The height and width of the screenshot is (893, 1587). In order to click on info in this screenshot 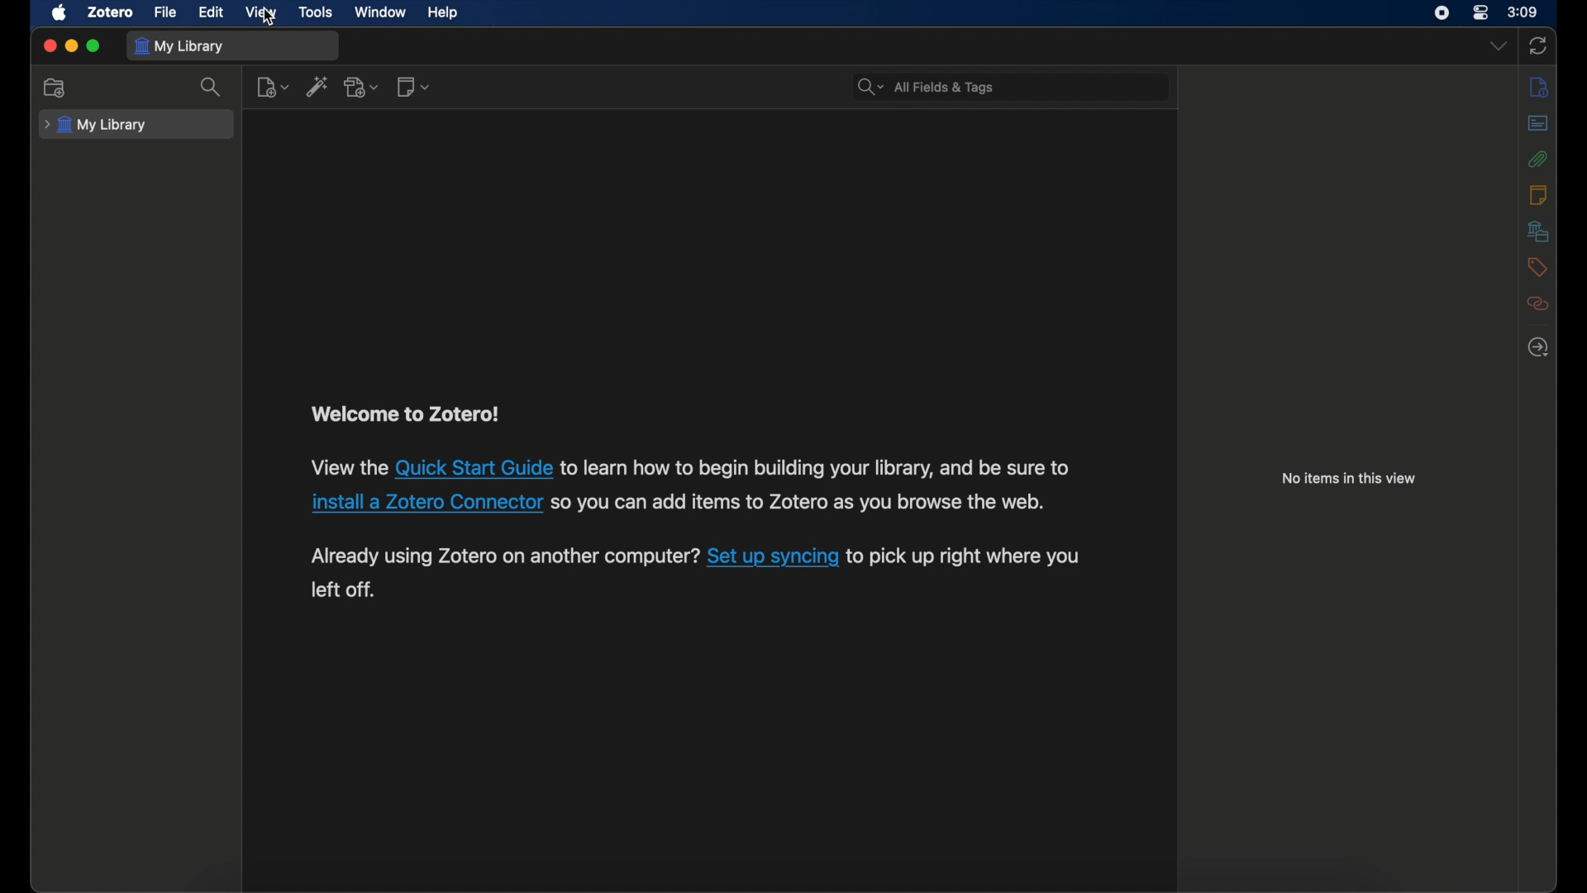, I will do `click(1538, 87)`.